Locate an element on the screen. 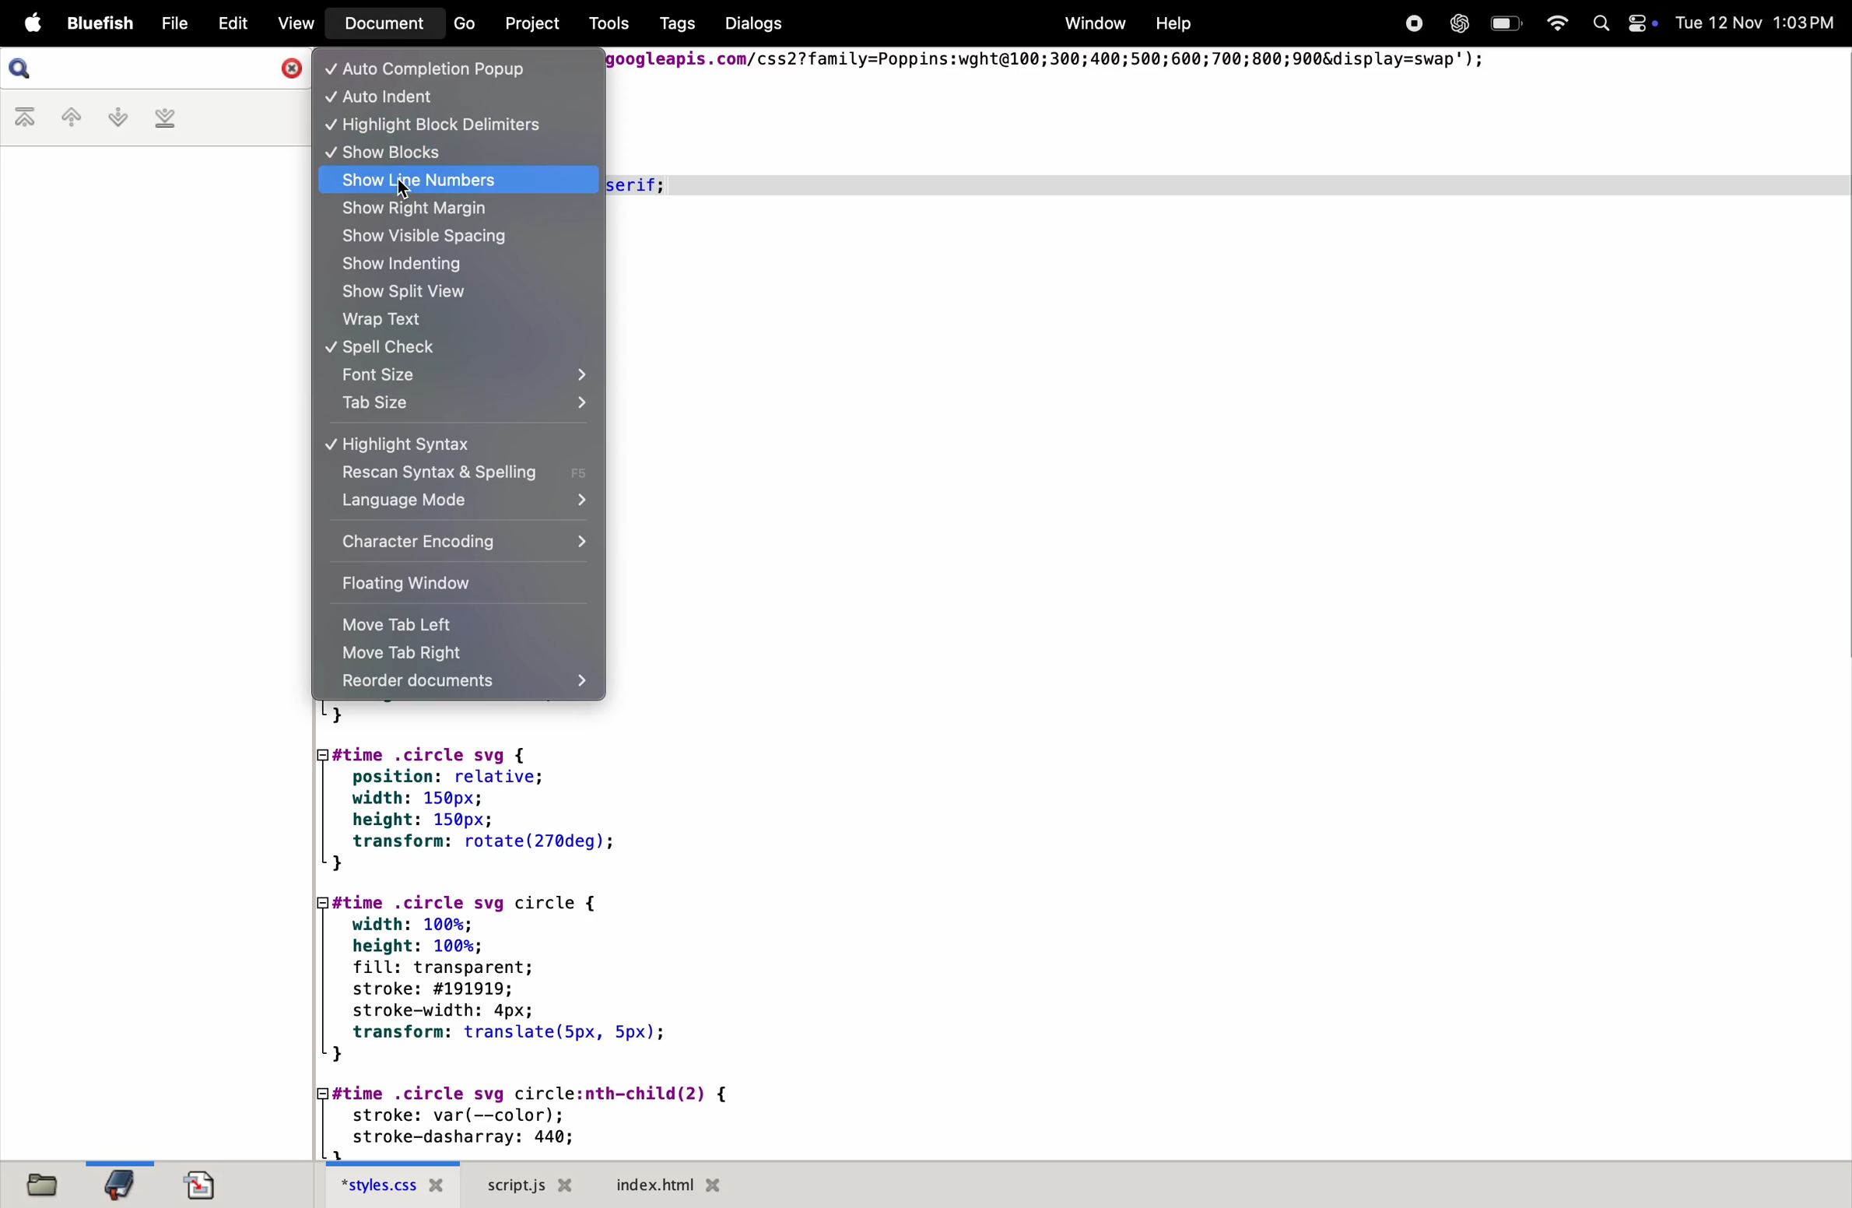  auto completion popup is located at coordinates (459, 69).